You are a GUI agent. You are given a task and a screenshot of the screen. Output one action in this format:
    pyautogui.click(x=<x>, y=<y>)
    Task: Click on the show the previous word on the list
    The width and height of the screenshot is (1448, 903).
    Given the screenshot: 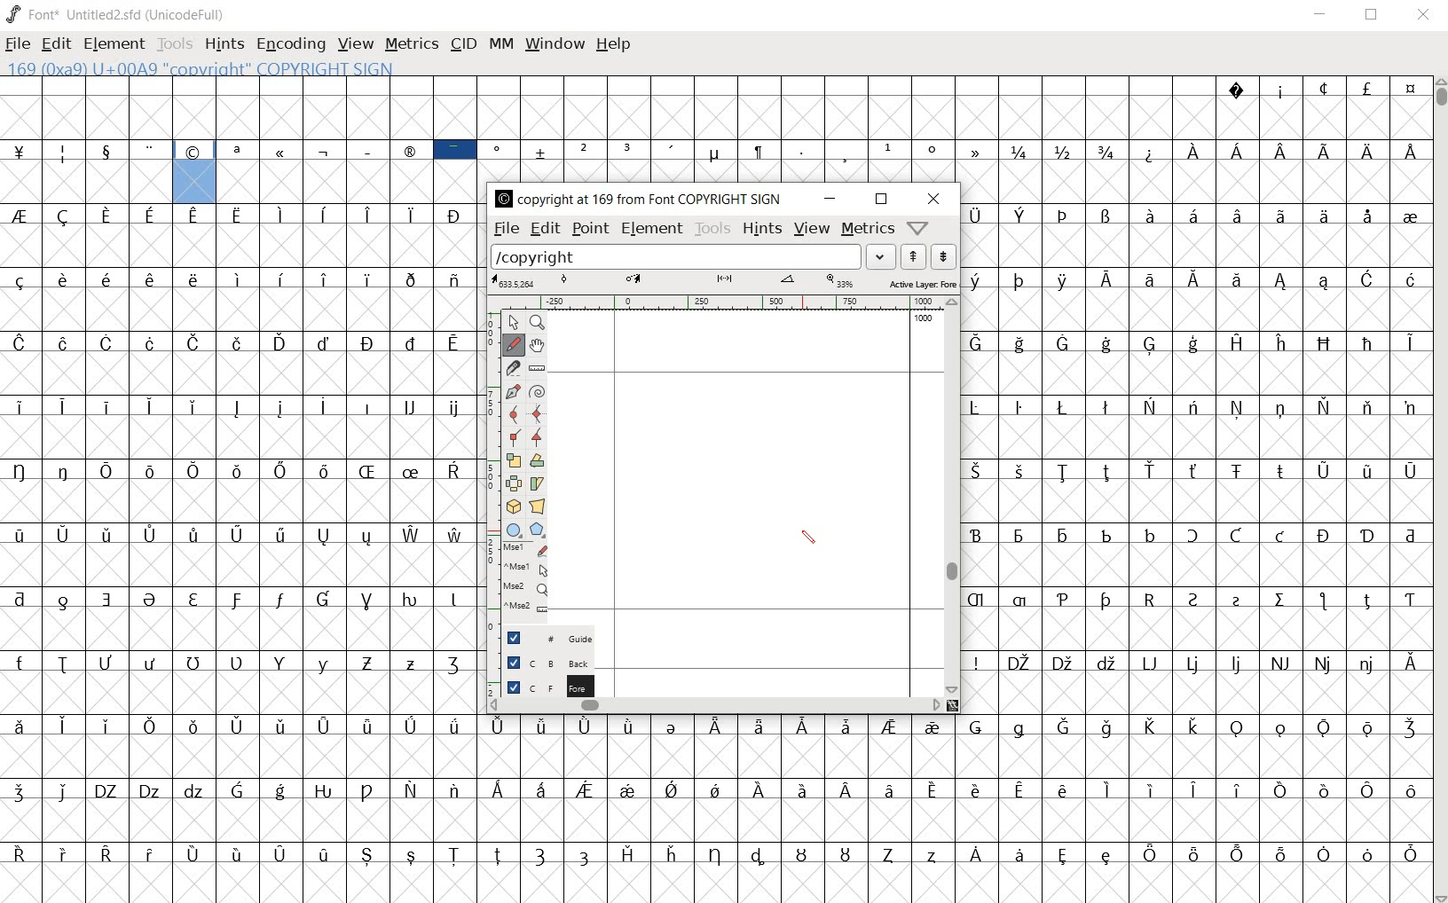 What is the action you would take?
    pyautogui.click(x=942, y=256)
    